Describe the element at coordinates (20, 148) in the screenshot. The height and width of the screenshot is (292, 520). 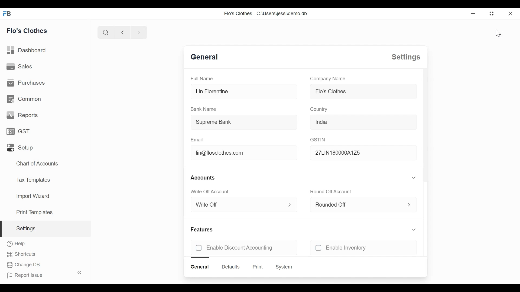
I see `setup` at that location.